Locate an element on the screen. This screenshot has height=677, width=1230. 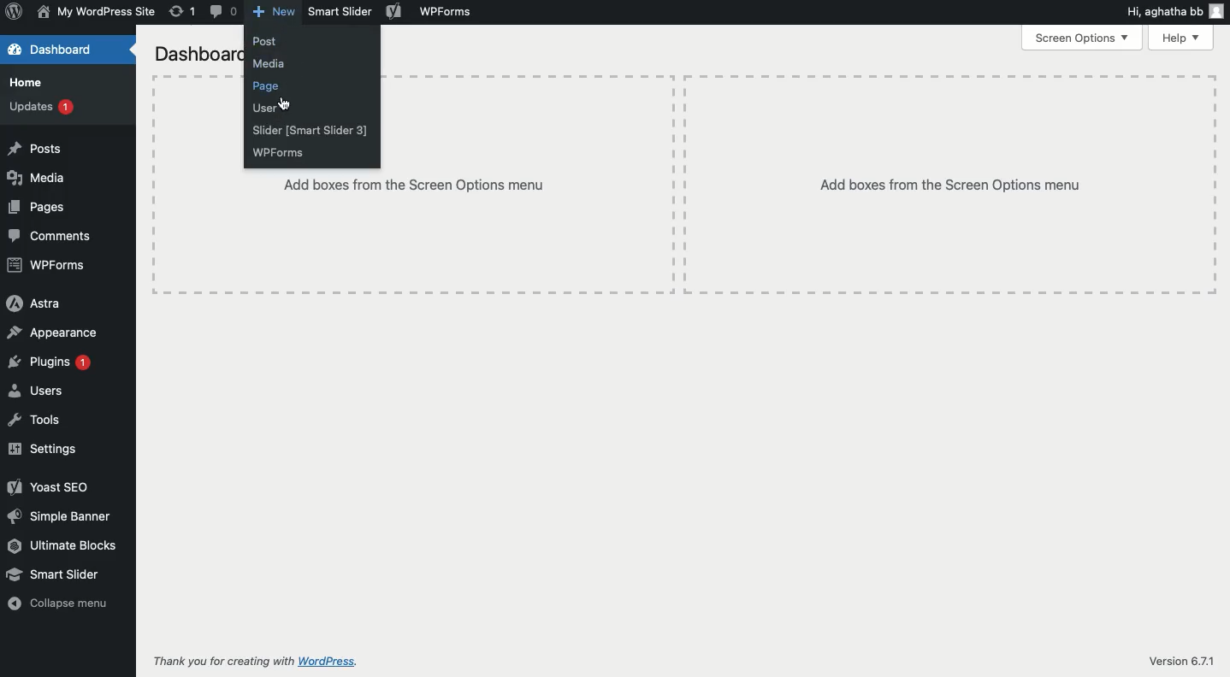
Ultimate blocks is located at coordinates (62, 548).